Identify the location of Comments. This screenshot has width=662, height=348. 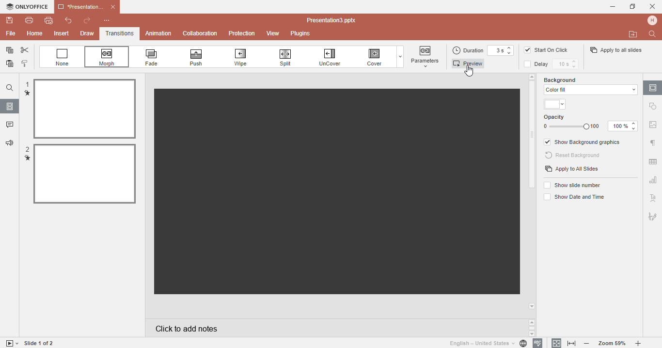
(9, 126).